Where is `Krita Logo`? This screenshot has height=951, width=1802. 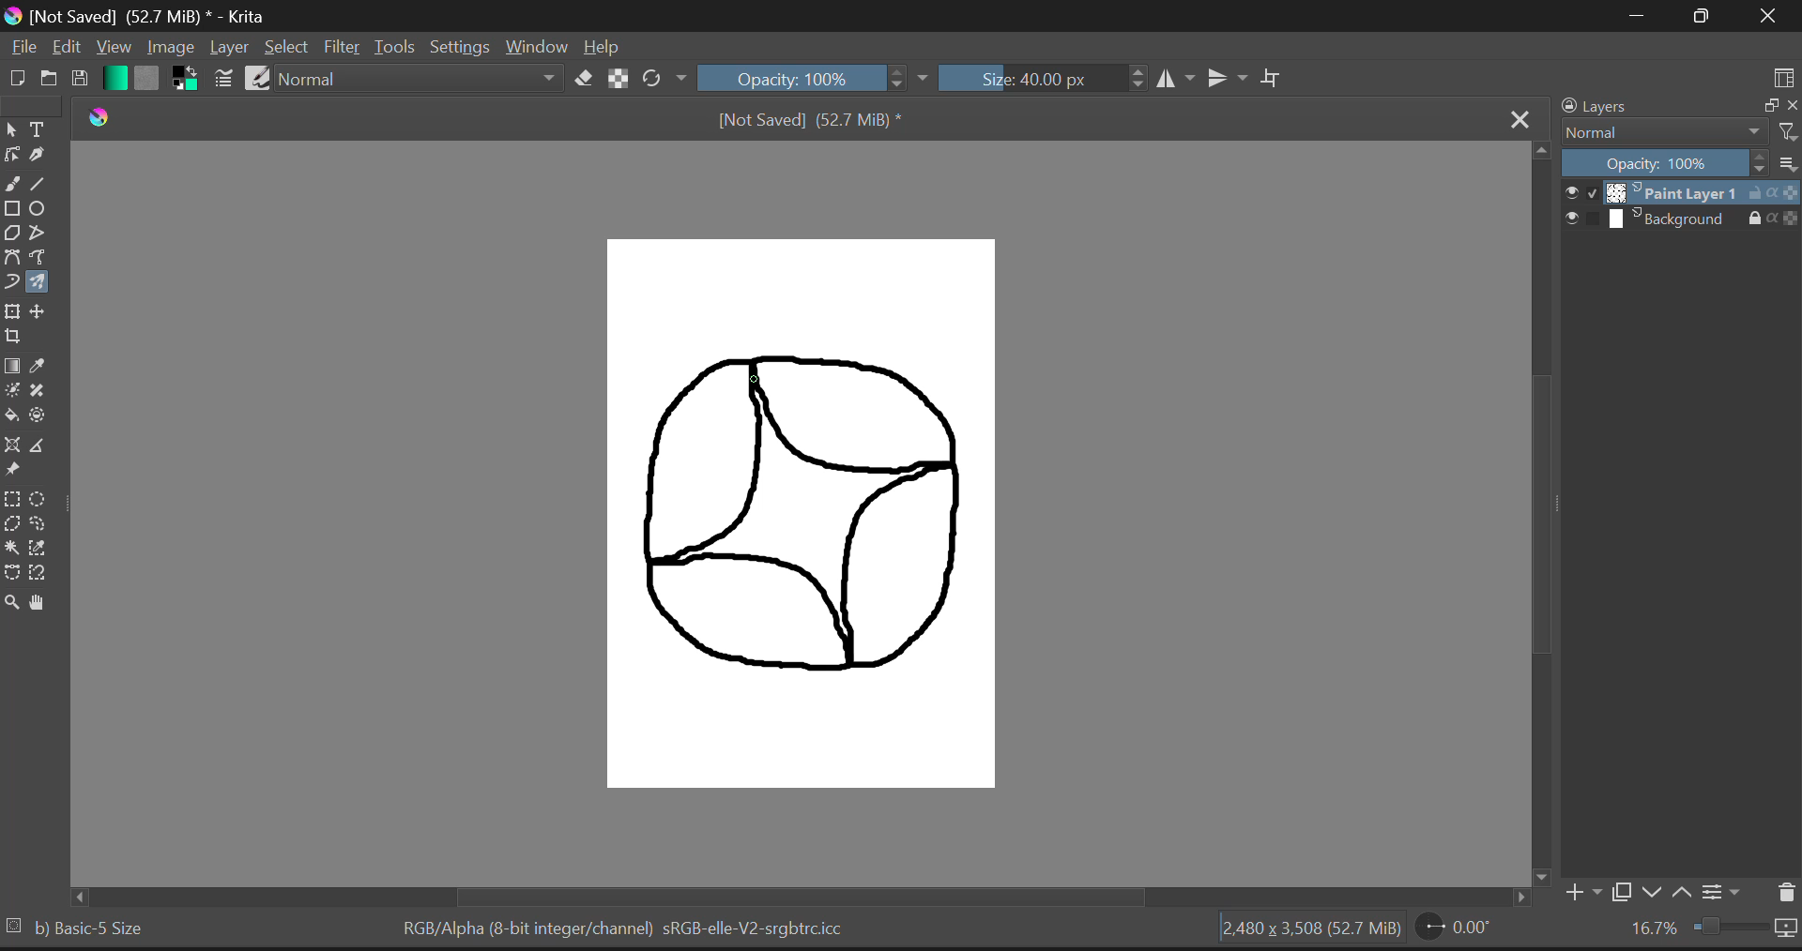 Krita Logo is located at coordinates (98, 116).